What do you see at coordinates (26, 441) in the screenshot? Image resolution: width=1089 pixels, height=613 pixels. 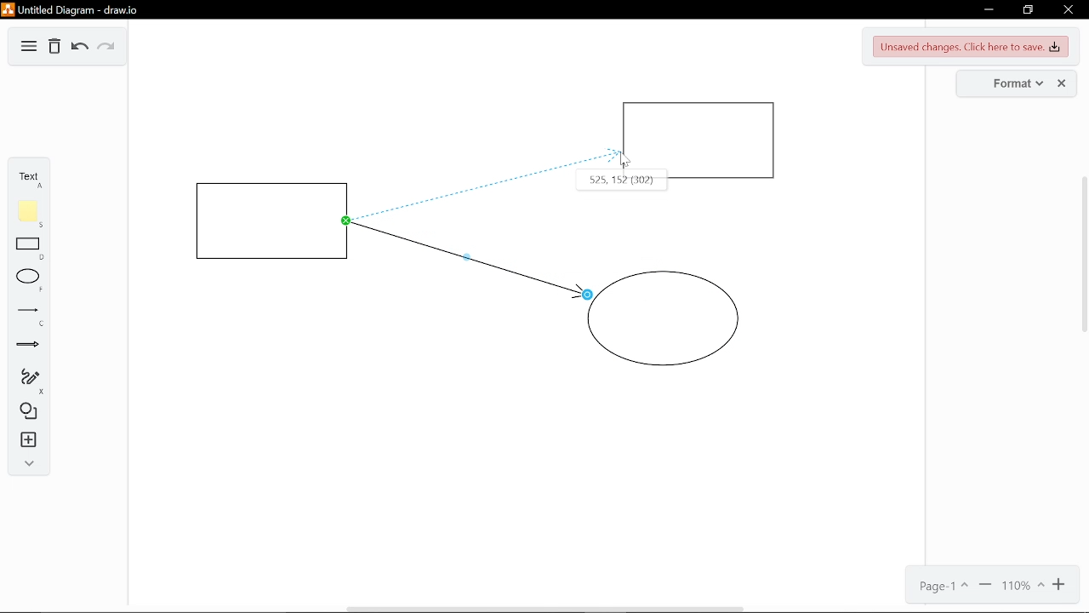 I see `Insert` at bounding box center [26, 441].